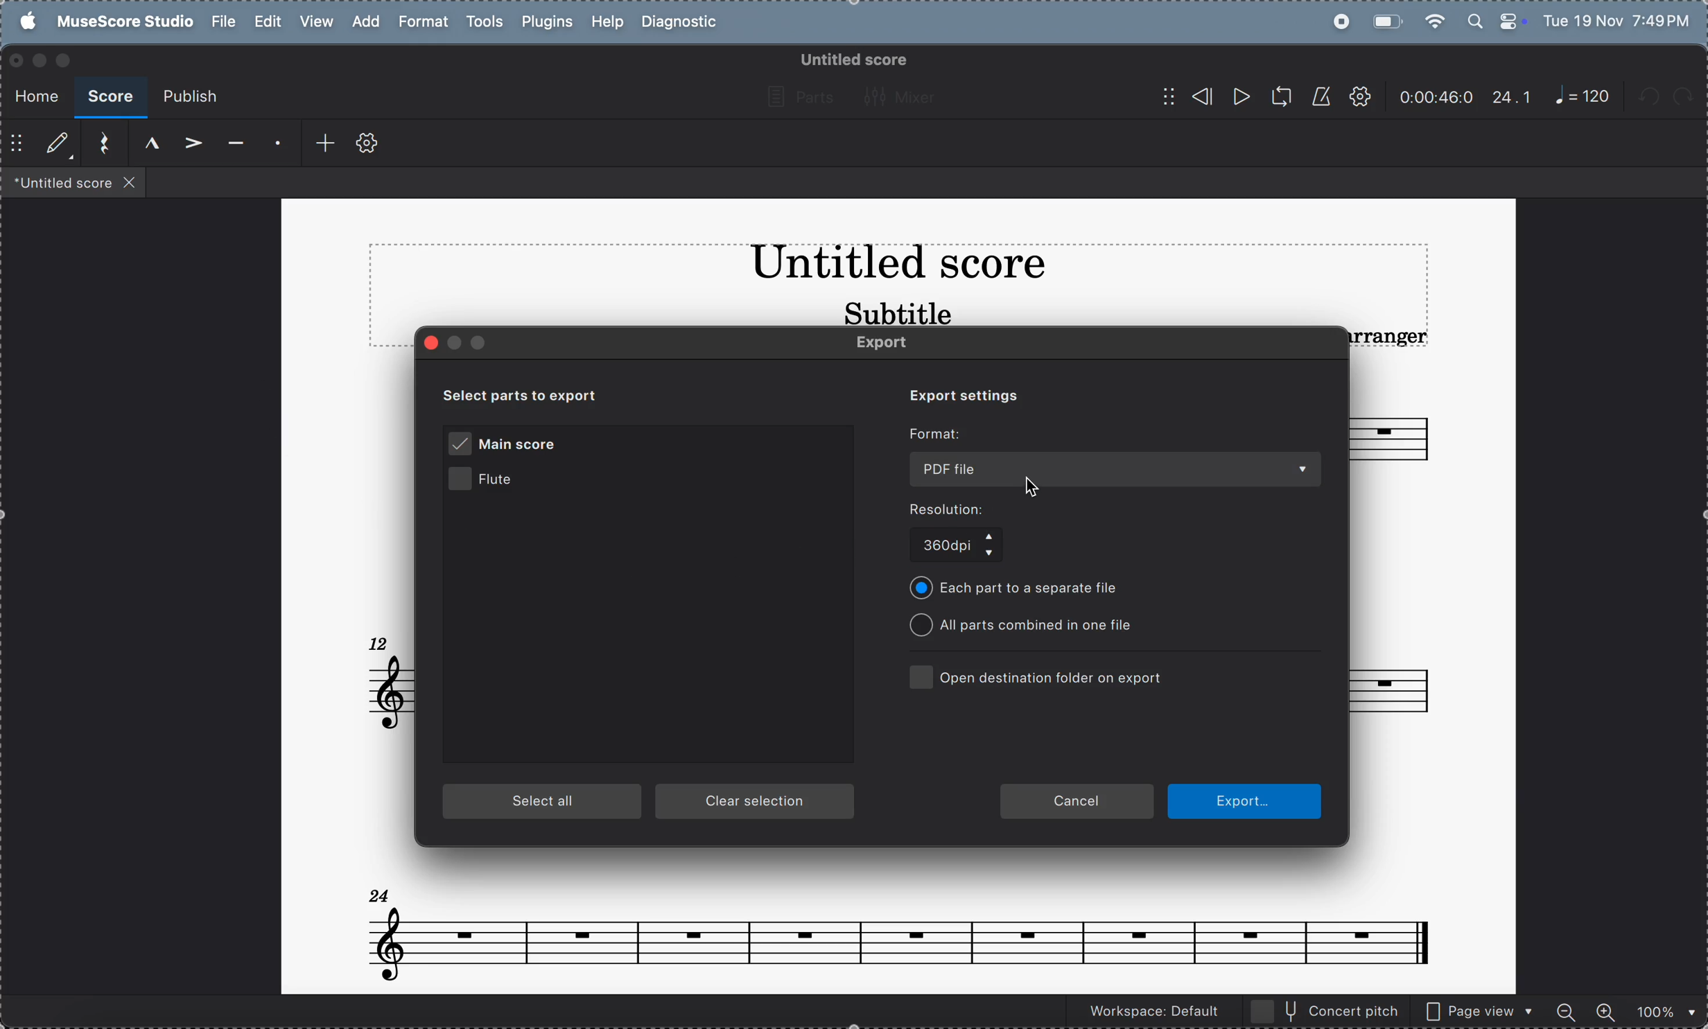 The width and height of the screenshot is (1708, 1029). Describe the element at coordinates (1025, 483) in the screenshot. I see `cursor` at that location.